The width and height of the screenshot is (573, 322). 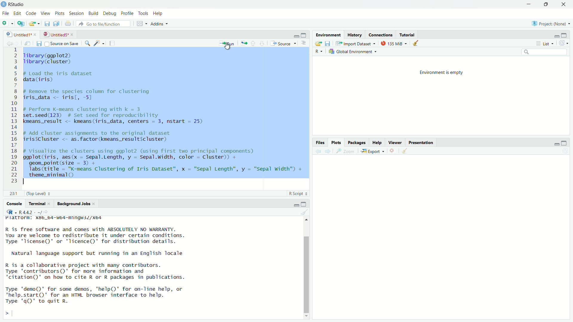 I want to click on Environment, so click(x=329, y=35).